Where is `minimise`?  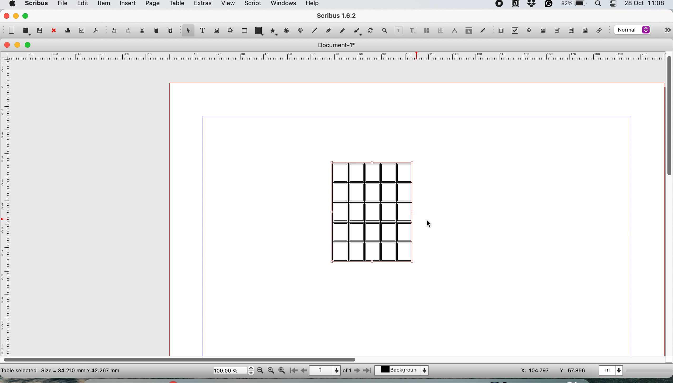
minimise is located at coordinates (16, 16).